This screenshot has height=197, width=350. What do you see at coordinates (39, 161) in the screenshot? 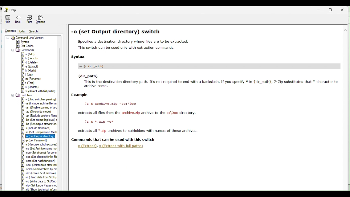
I see `That has function` at bounding box center [39, 161].